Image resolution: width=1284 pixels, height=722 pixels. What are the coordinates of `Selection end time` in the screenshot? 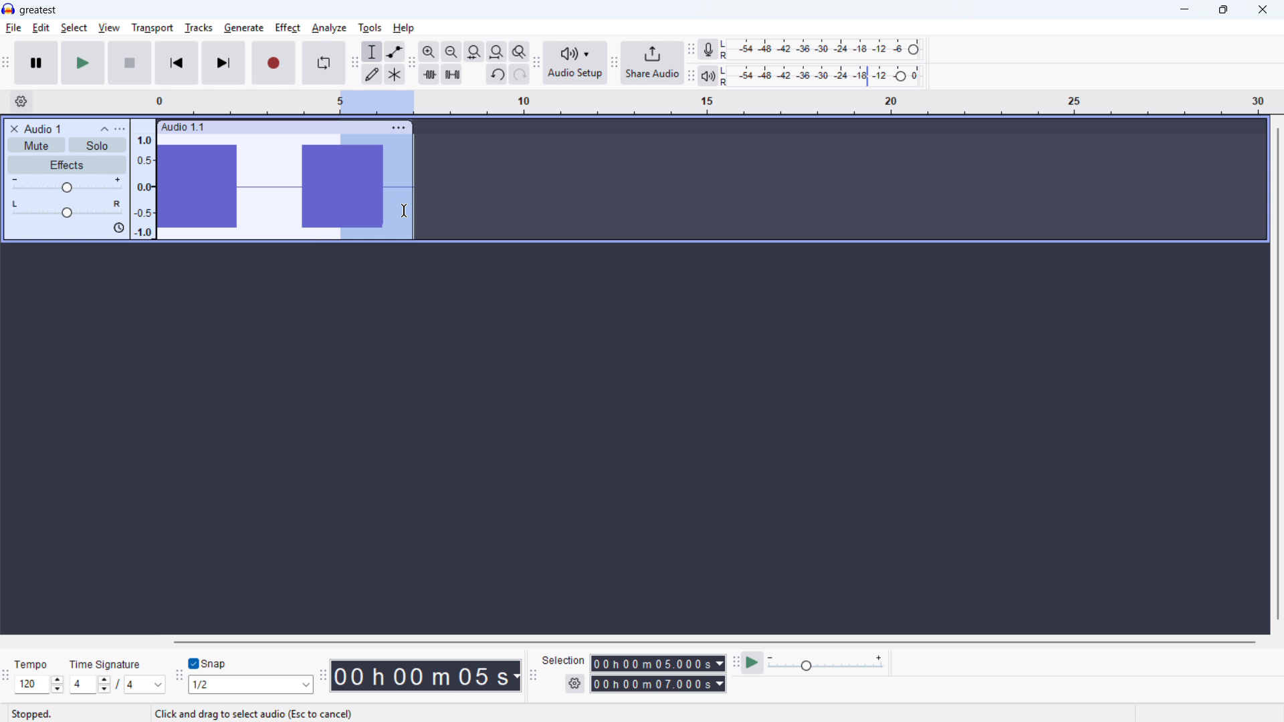 It's located at (659, 683).